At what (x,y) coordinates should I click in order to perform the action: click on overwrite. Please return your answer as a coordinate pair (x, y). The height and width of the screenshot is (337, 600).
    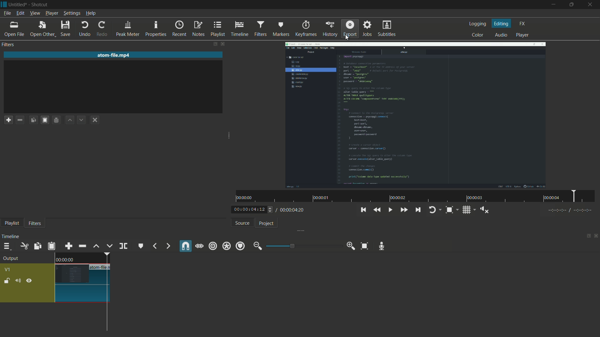
    Looking at the image, I should click on (110, 247).